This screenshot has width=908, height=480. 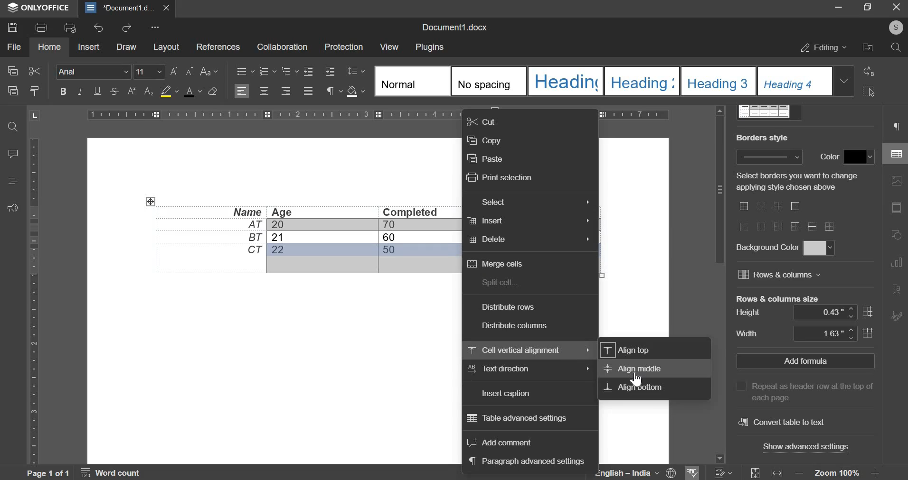 What do you see at coordinates (788, 218) in the screenshot?
I see `border styles` at bounding box center [788, 218].